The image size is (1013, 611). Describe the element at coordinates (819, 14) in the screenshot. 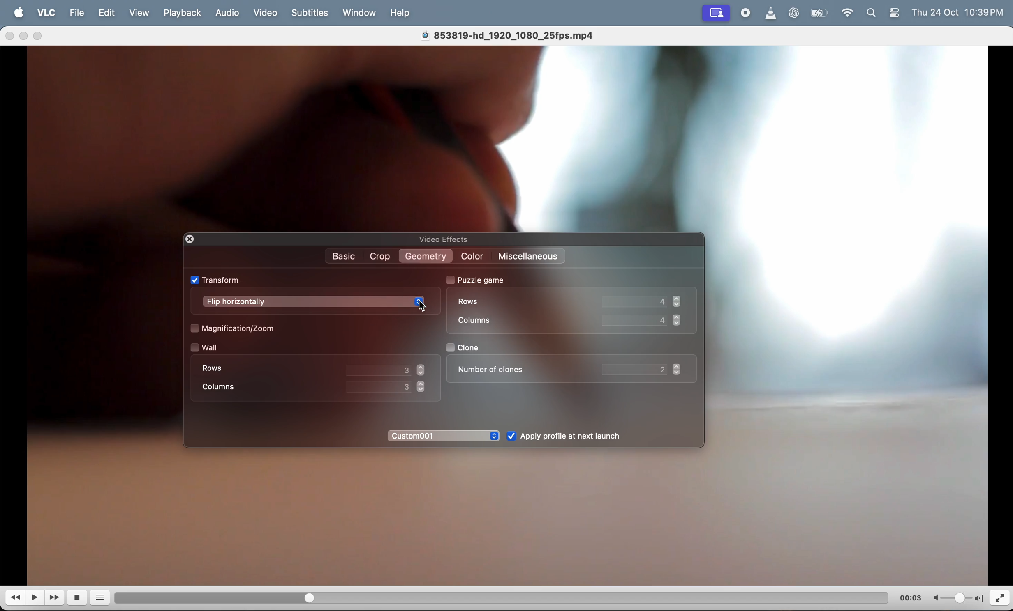

I see `battery` at that location.